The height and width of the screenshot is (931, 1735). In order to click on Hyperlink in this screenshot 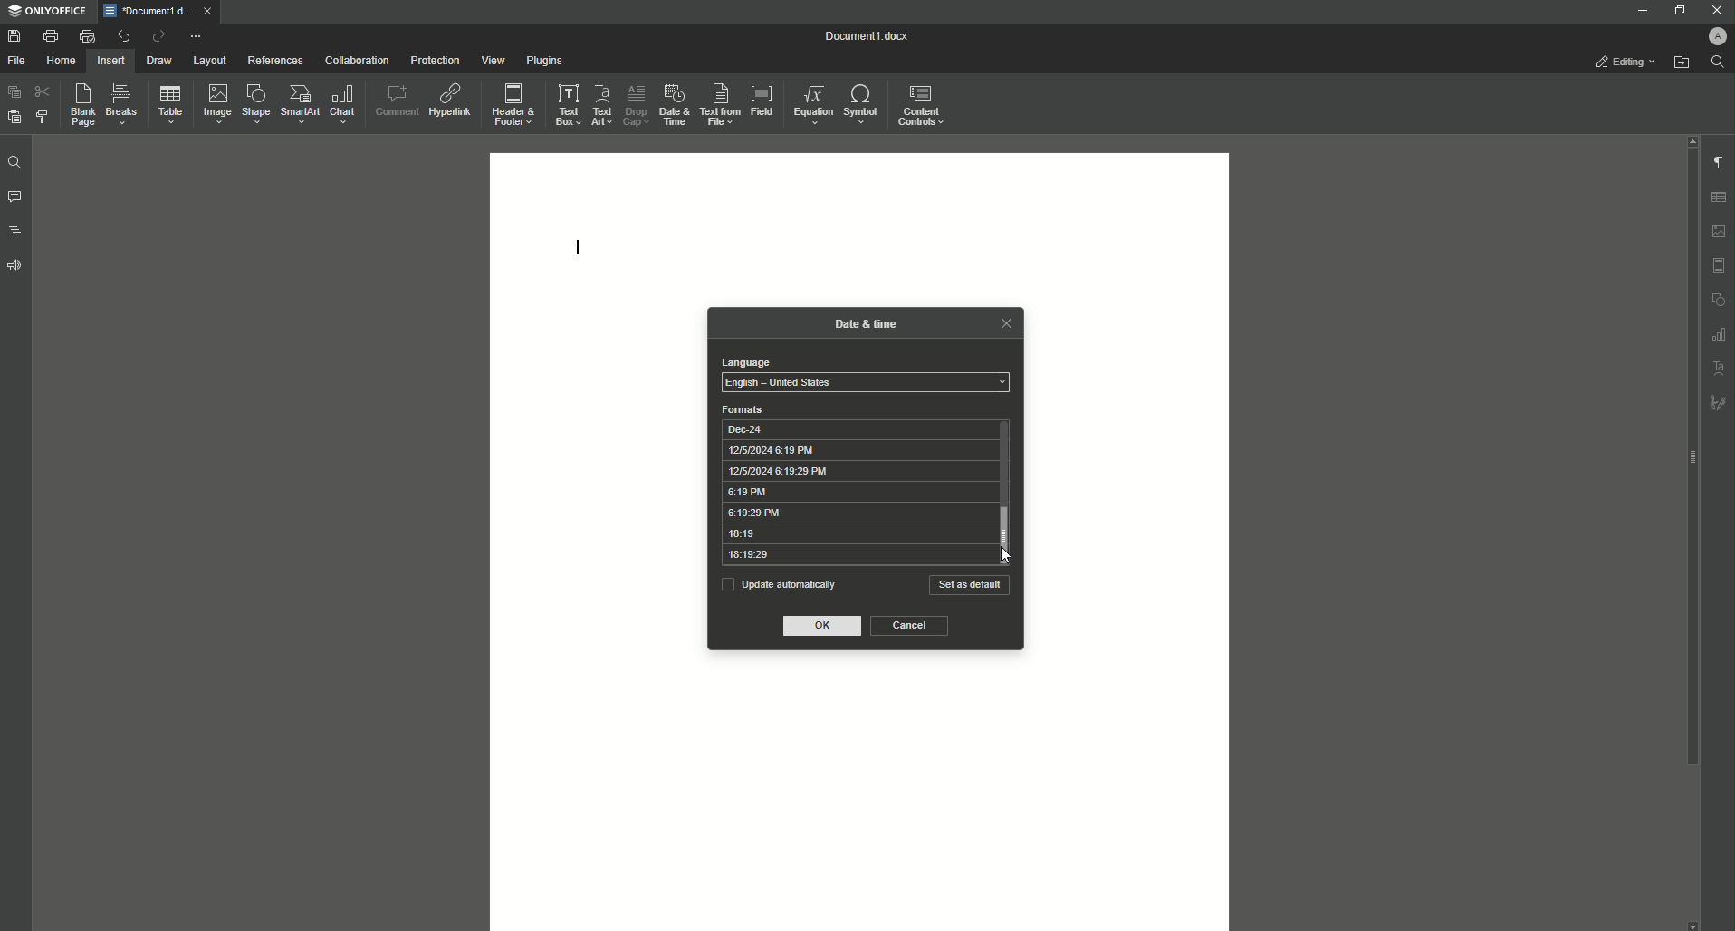, I will do `click(449, 97)`.